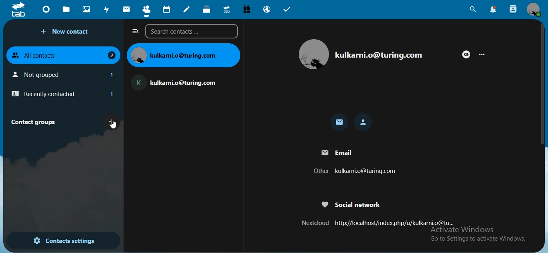 The height and width of the screenshot is (253, 548). I want to click on files, so click(66, 9).